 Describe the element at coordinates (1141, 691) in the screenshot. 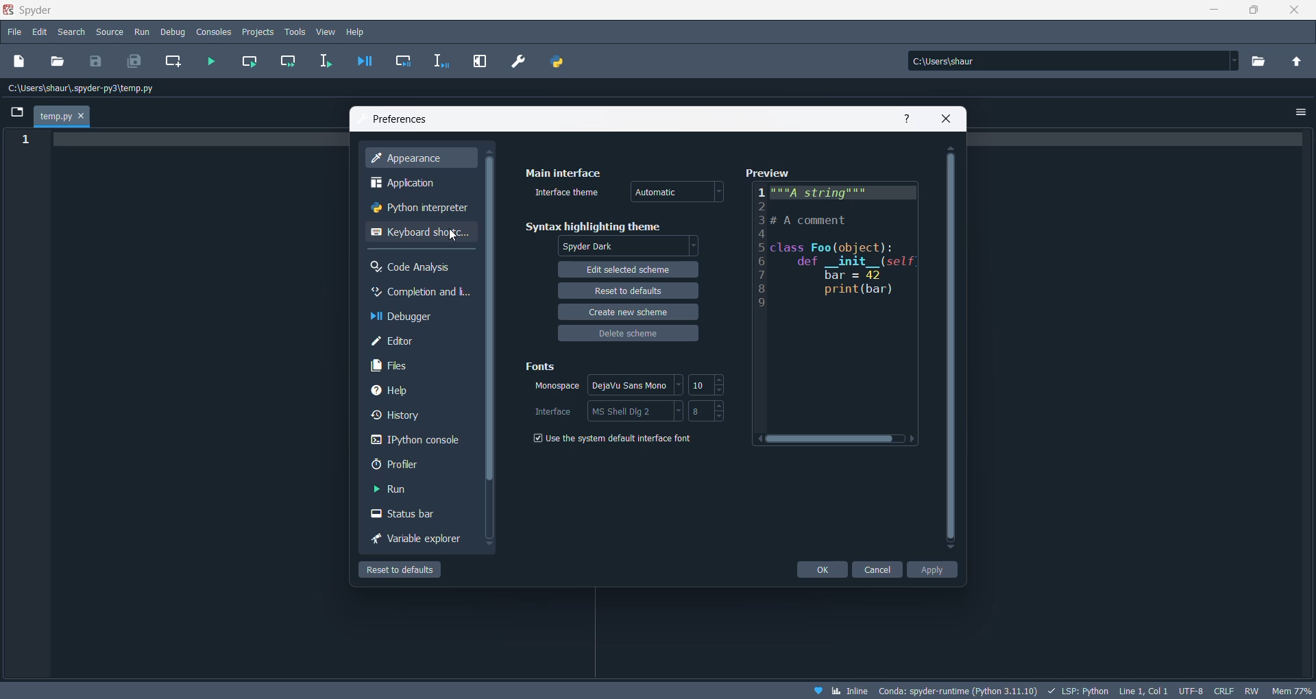

I see `line and column number` at that location.